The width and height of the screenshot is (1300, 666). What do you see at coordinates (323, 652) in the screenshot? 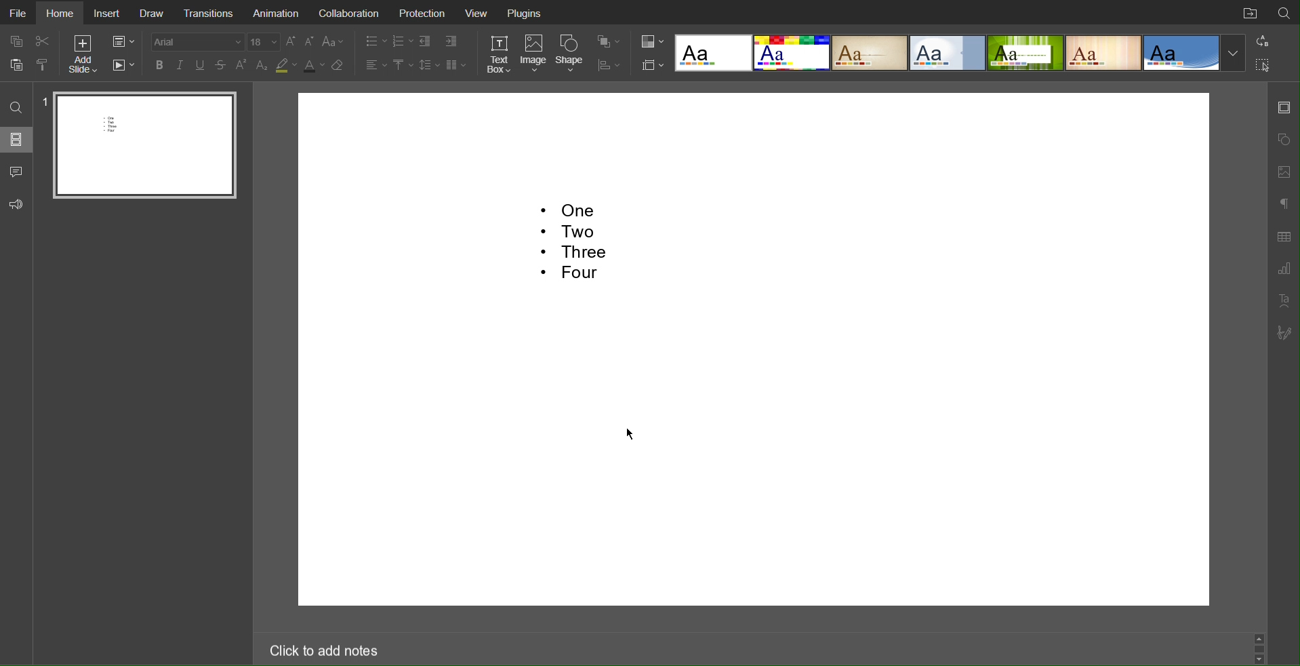
I see `Click to add notes` at bounding box center [323, 652].